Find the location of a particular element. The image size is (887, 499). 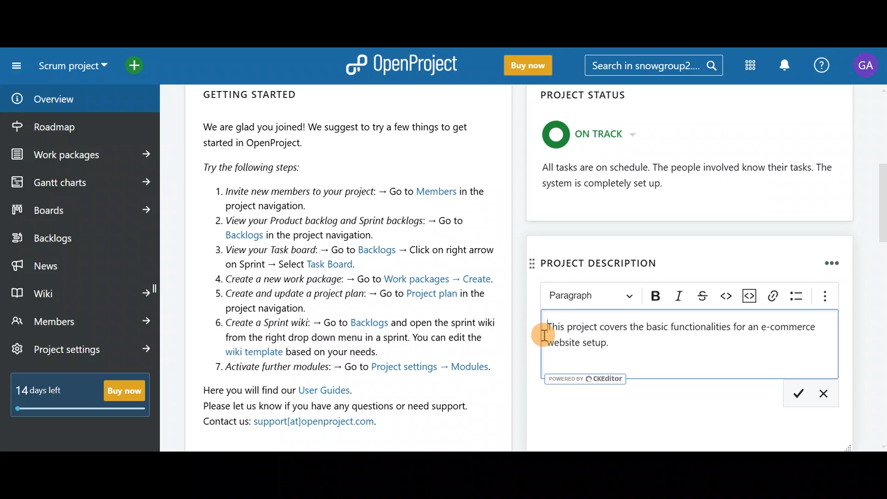

Bold is located at coordinates (656, 297).